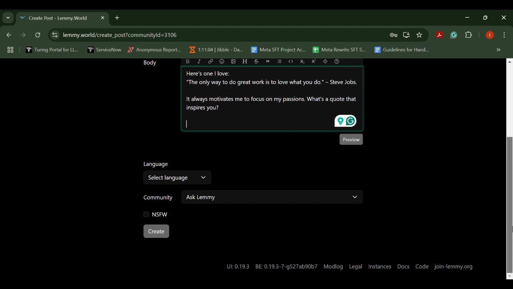 The width and height of the screenshot is (513, 289). I want to click on Body, so click(148, 63).